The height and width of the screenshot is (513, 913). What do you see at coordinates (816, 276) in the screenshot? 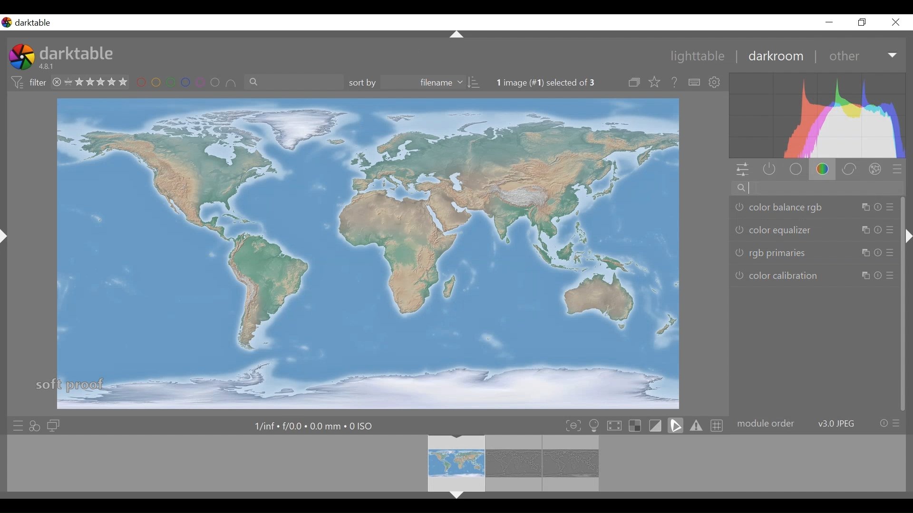
I see `color calibrations` at bounding box center [816, 276].